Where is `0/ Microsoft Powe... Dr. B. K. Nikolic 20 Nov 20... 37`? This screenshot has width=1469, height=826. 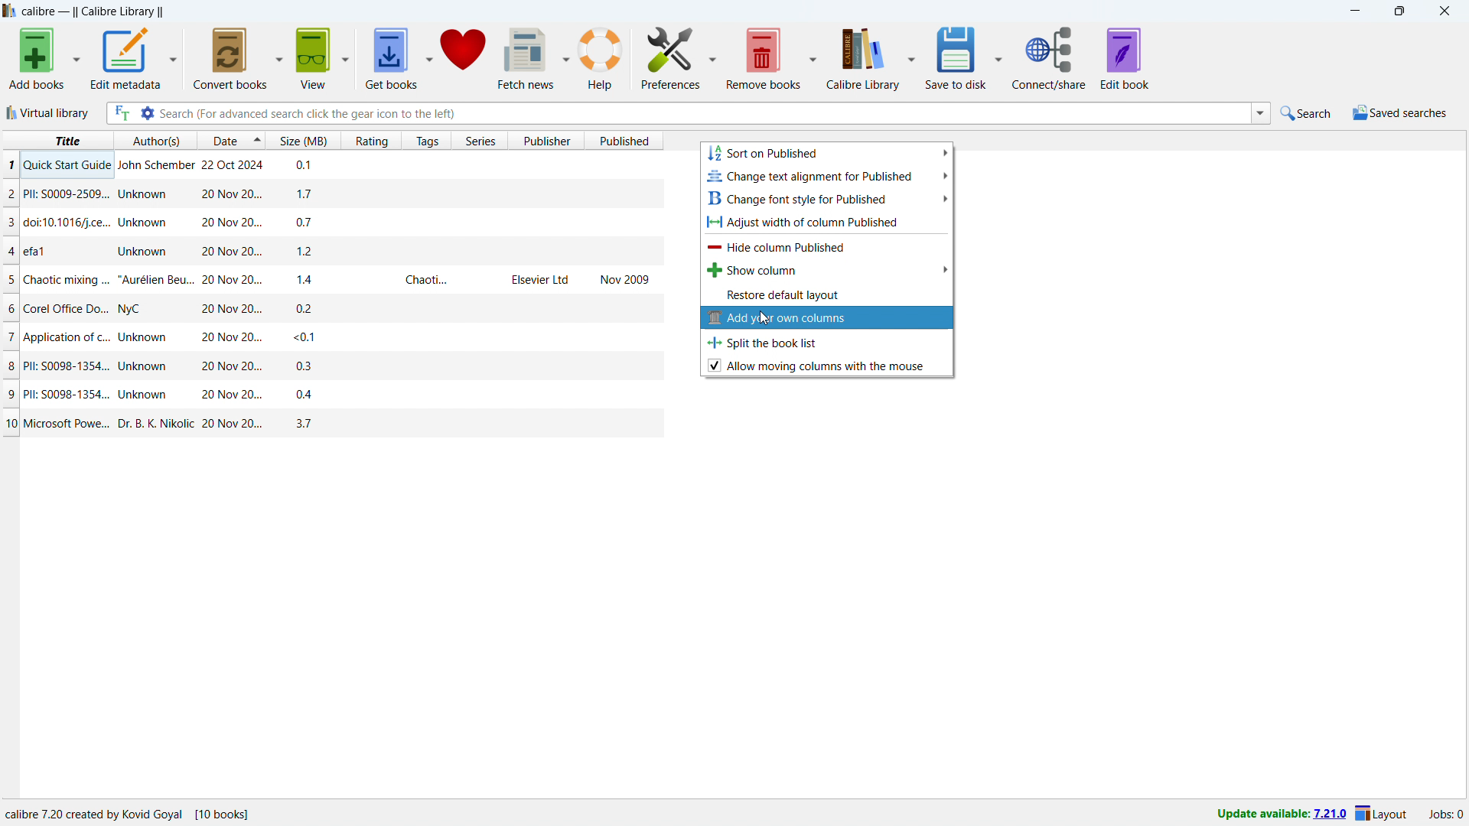 0/ Microsoft Powe... Dr. B. K. Nikolic 20 Nov 20... 37 is located at coordinates (331, 424).